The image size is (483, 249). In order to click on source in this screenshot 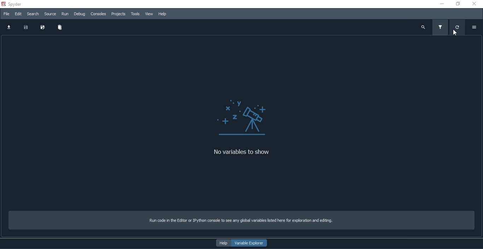, I will do `click(50, 15)`.